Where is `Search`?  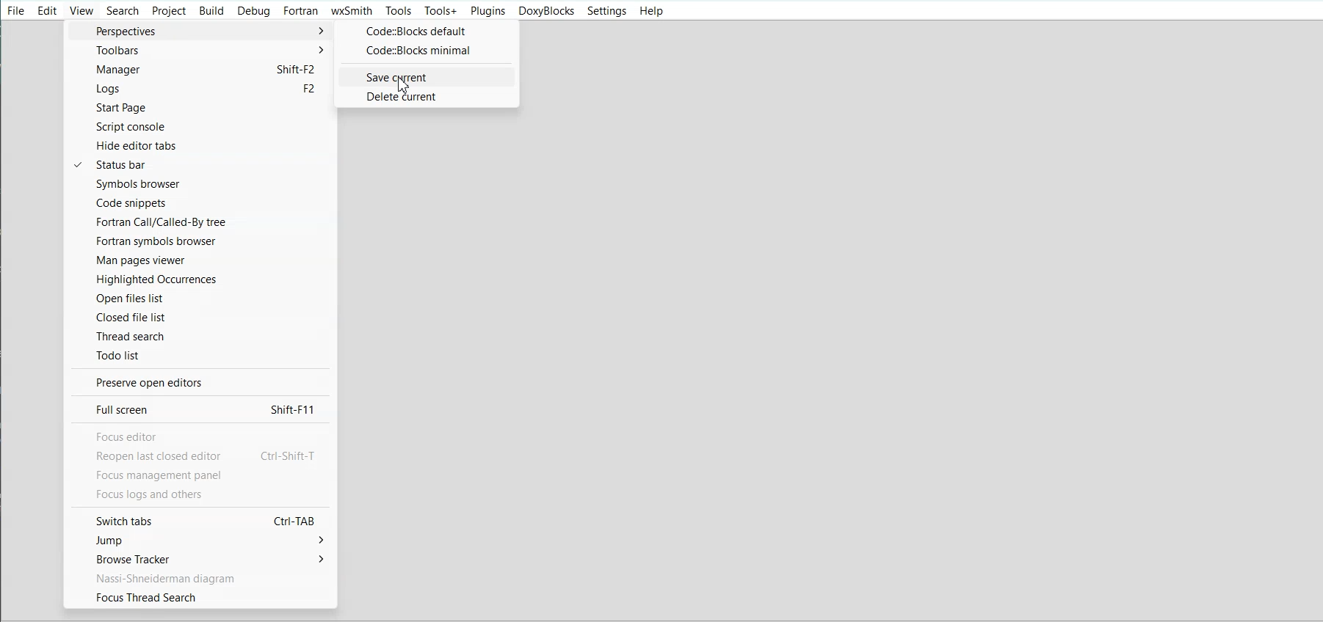
Search is located at coordinates (123, 10).